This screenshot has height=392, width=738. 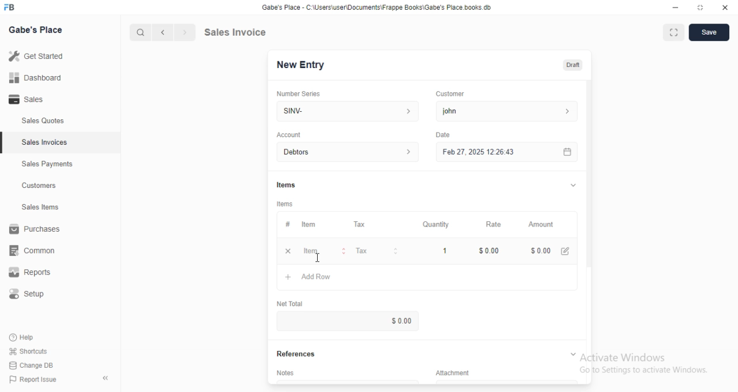 I want to click on Gabe's Place, so click(x=37, y=30).